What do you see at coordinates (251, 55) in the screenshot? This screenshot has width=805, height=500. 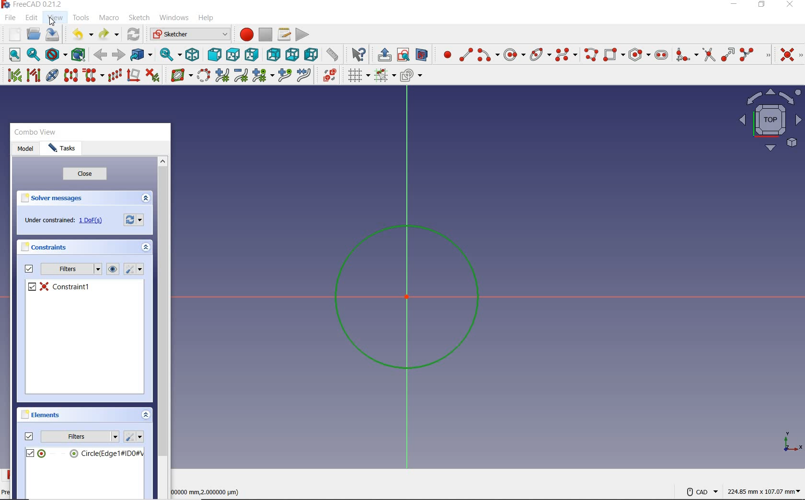 I see `right` at bounding box center [251, 55].